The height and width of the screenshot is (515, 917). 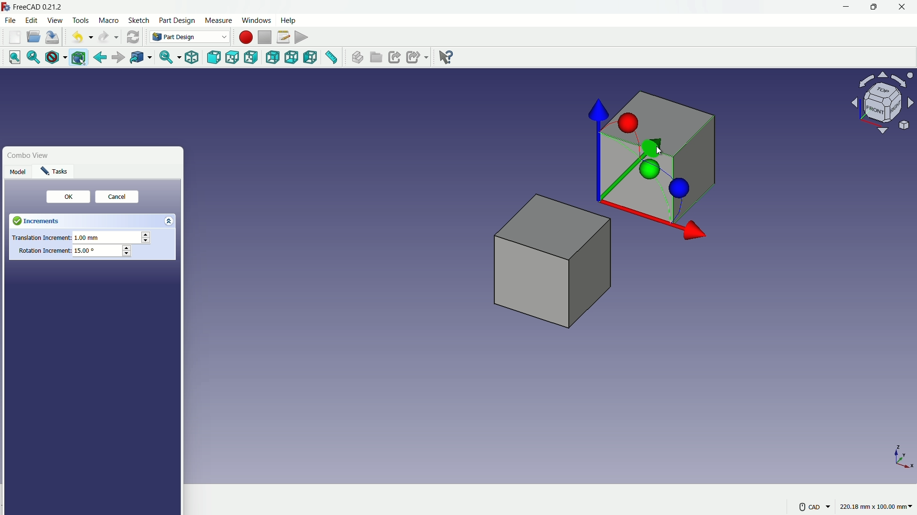 What do you see at coordinates (80, 58) in the screenshot?
I see `bounding box` at bounding box center [80, 58].